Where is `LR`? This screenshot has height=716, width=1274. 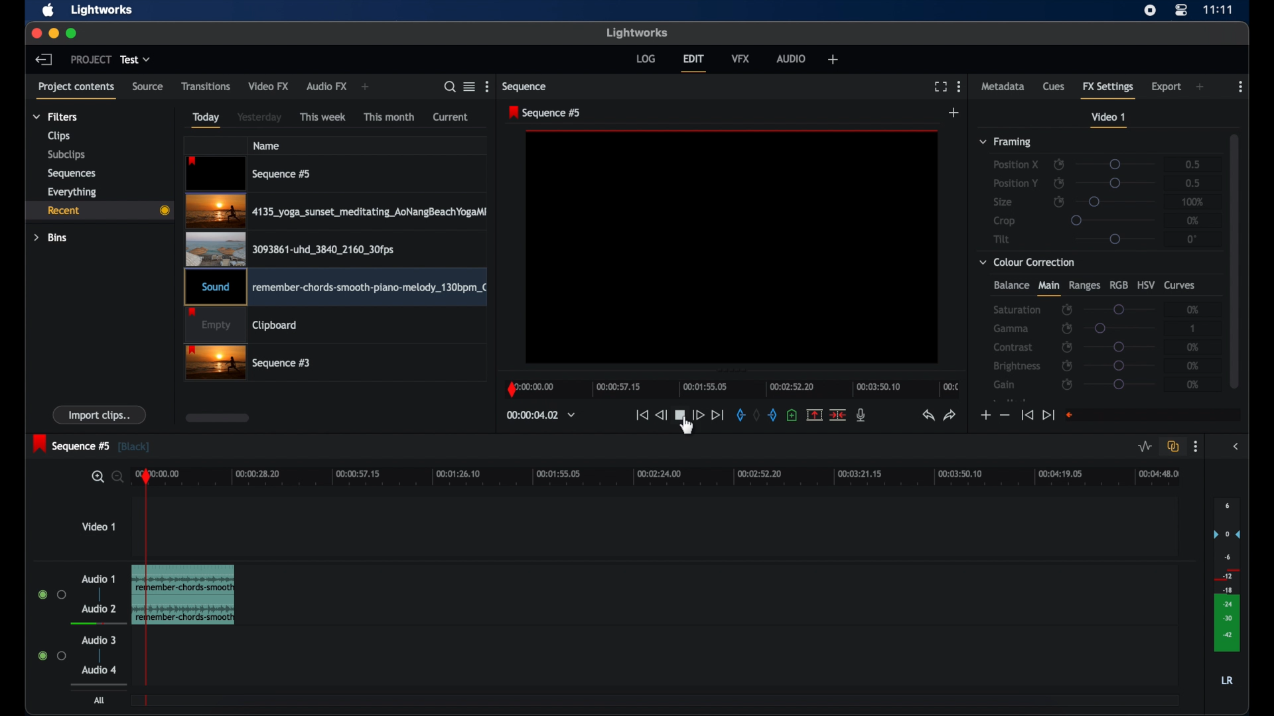 LR is located at coordinates (1227, 680).